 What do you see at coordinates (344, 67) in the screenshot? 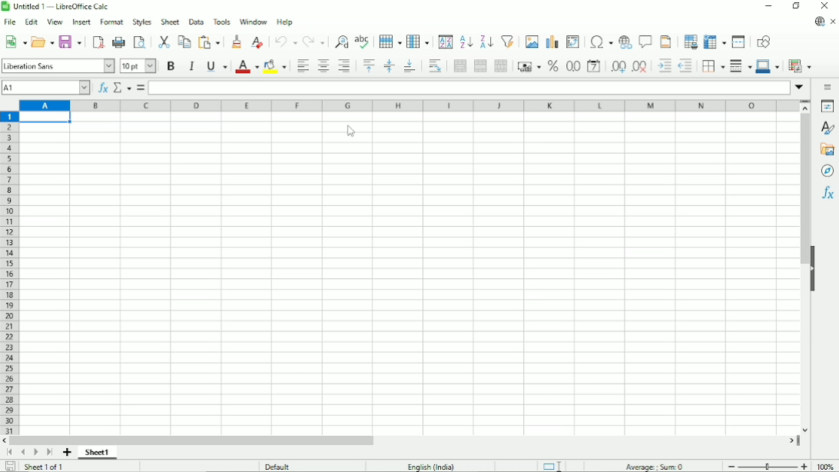
I see `Align right` at bounding box center [344, 67].